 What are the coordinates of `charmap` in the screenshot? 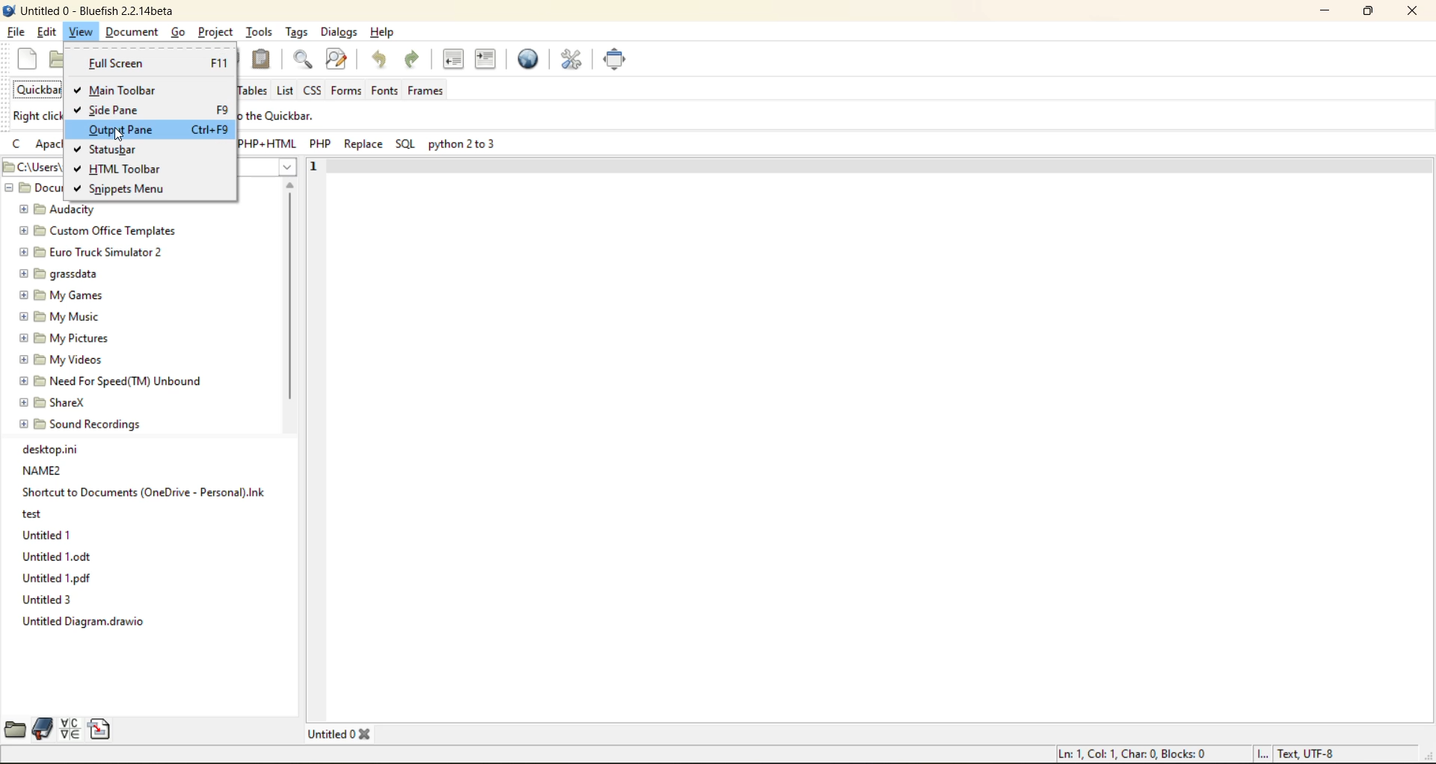 It's located at (71, 729).